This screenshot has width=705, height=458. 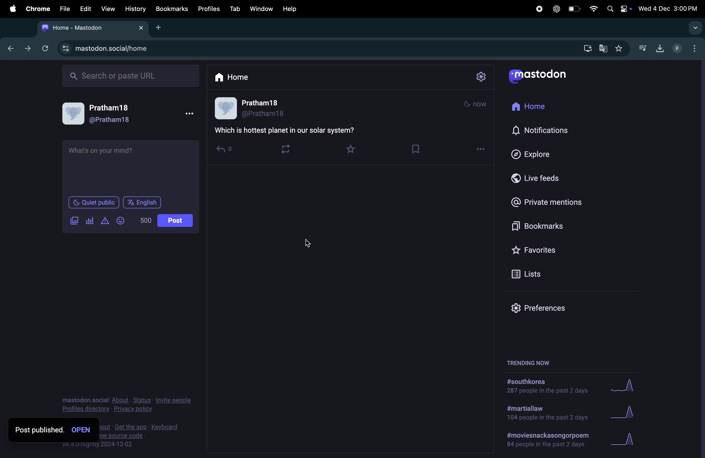 What do you see at coordinates (144, 220) in the screenshot?
I see `500` at bounding box center [144, 220].